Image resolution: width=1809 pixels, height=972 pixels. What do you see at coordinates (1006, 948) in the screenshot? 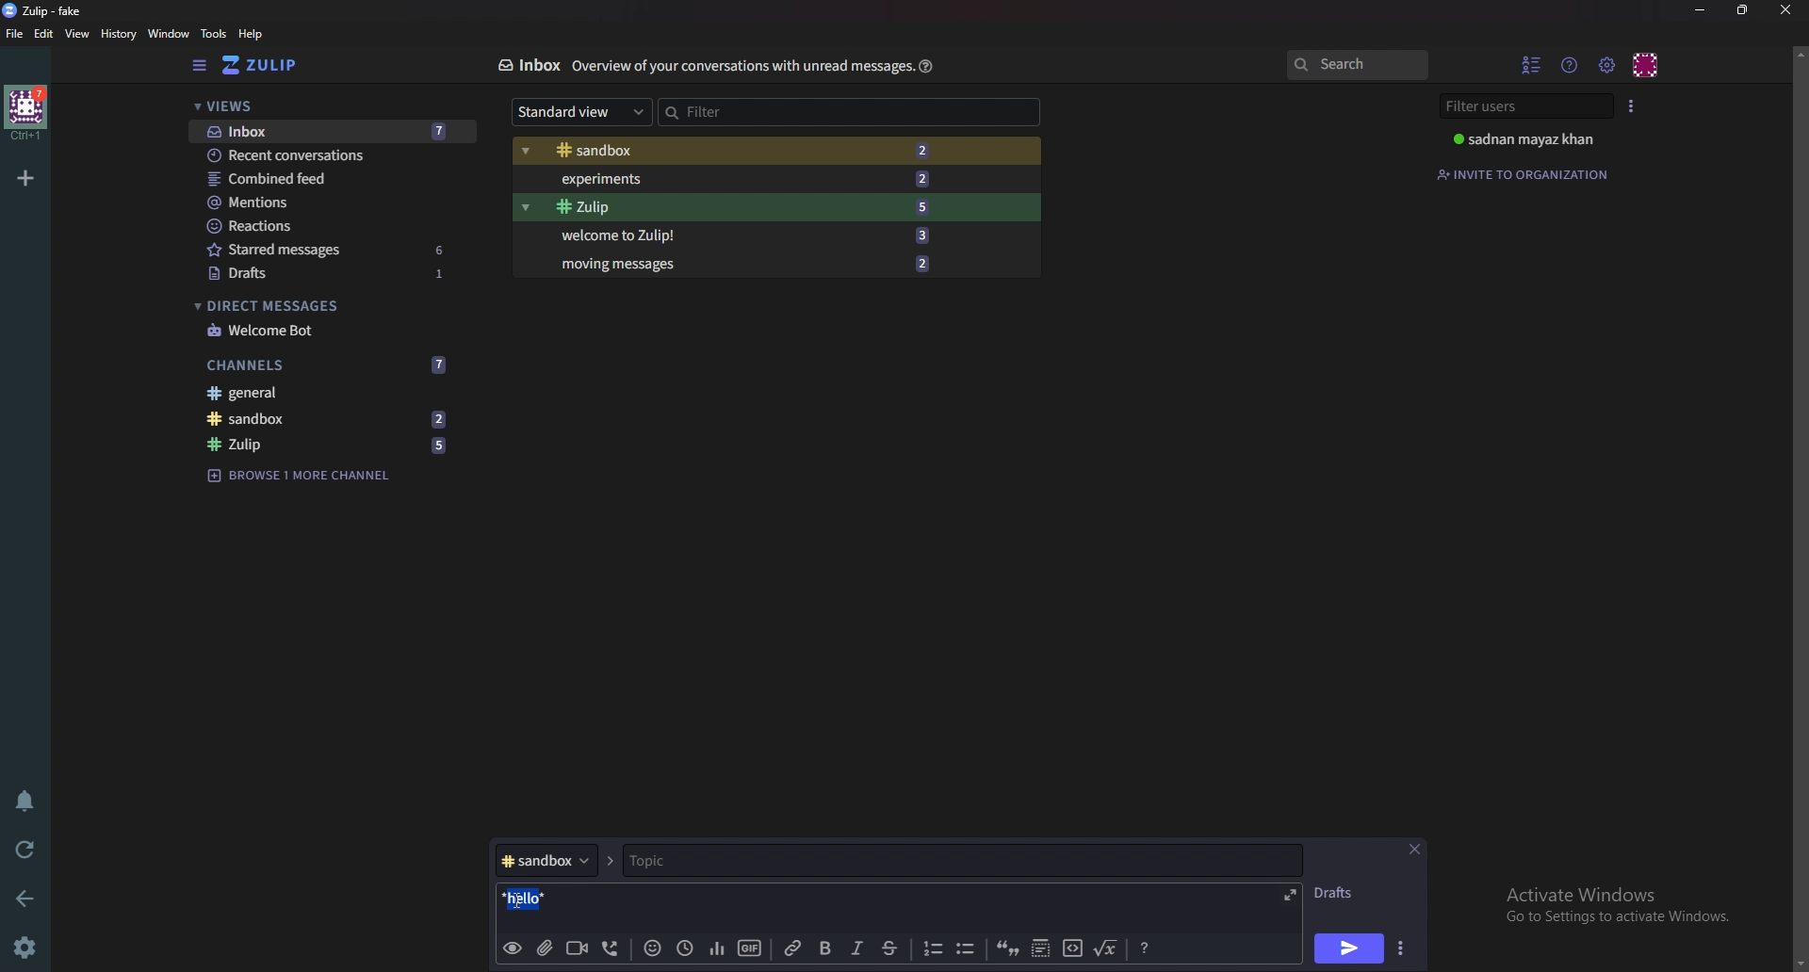
I see `quote` at bounding box center [1006, 948].